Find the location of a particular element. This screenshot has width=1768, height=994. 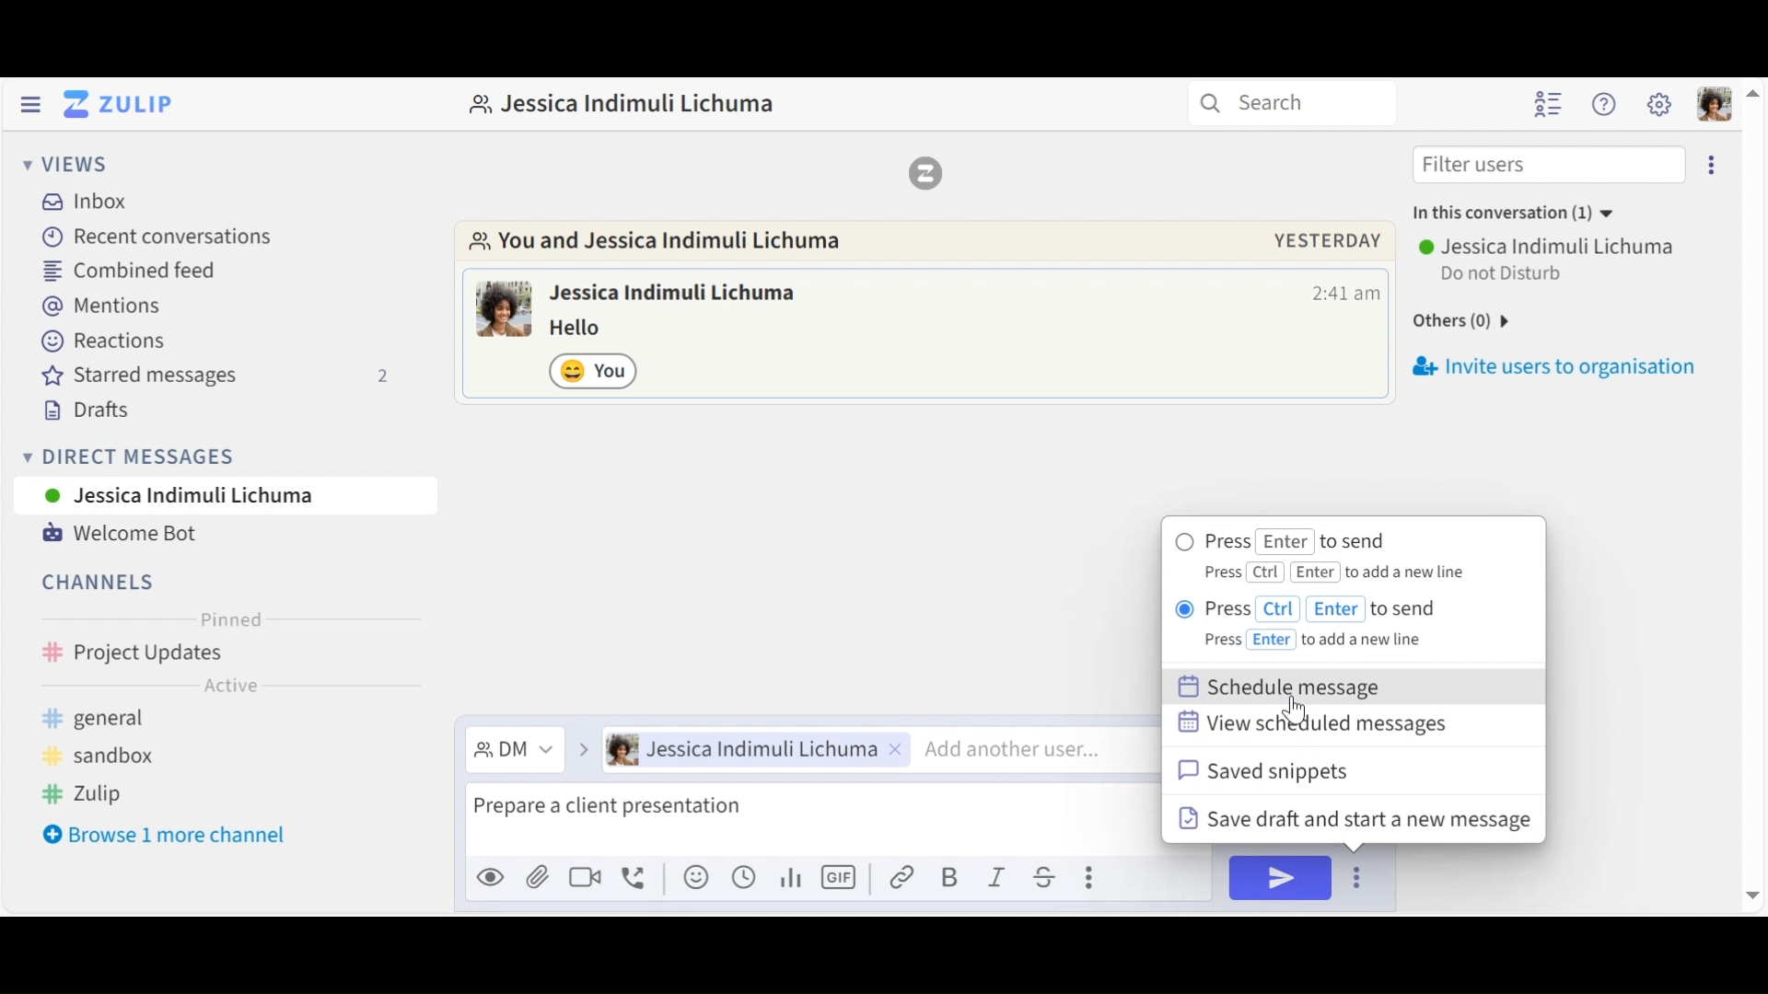

Direct Message is located at coordinates (512, 749).